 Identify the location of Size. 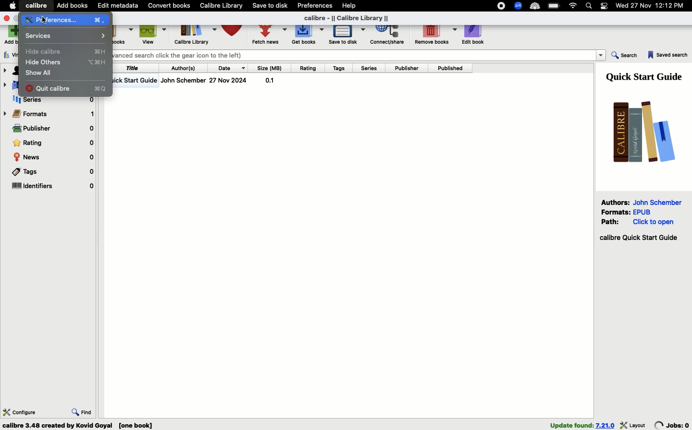
(271, 68).